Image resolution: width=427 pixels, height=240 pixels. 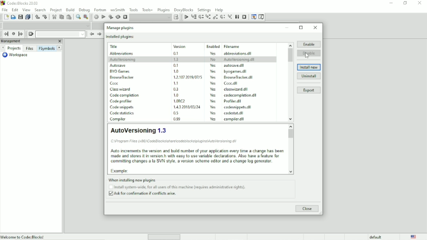 What do you see at coordinates (70, 9) in the screenshot?
I see `Build` at bounding box center [70, 9].